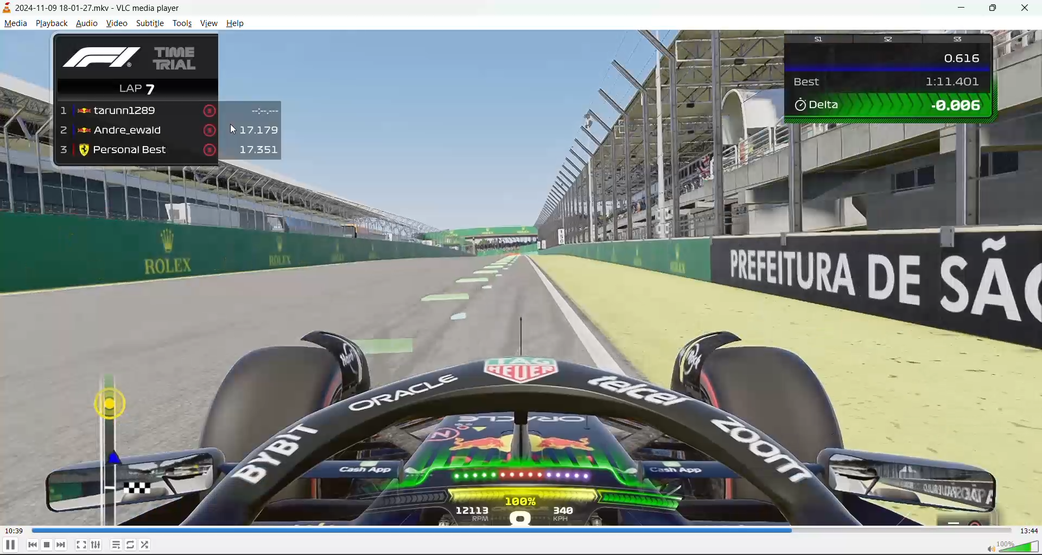  What do you see at coordinates (182, 24) in the screenshot?
I see `tools` at bounding box center [182, 24].